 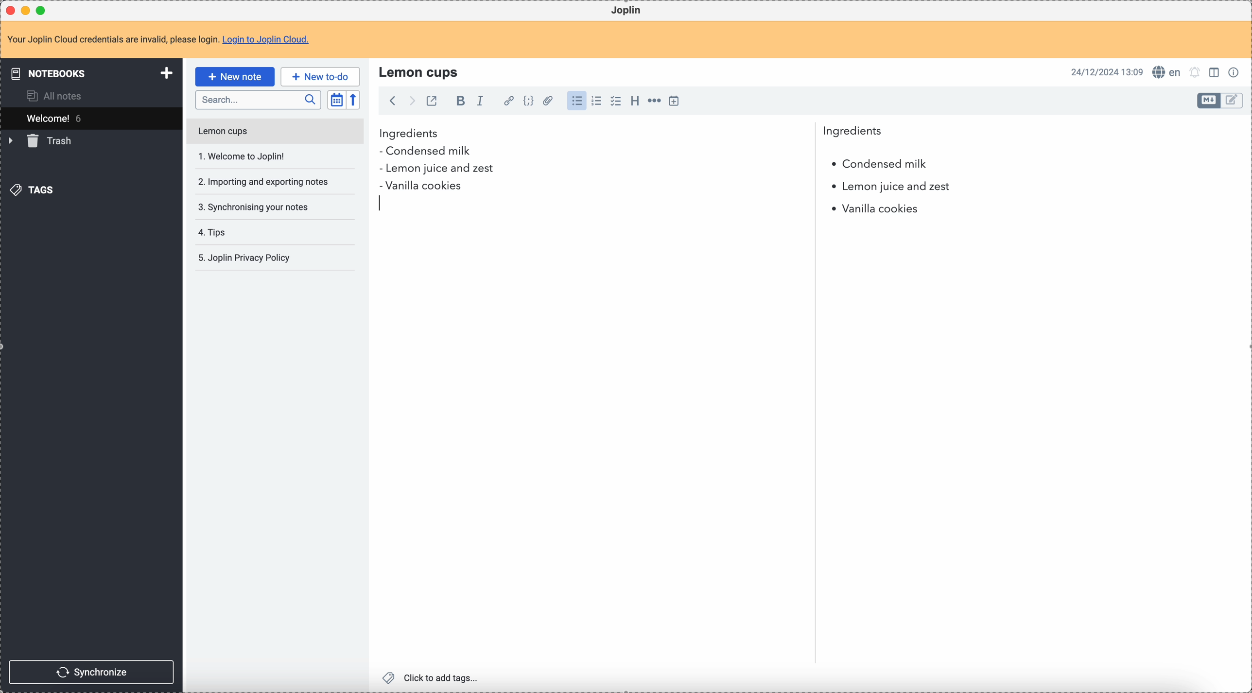 What do you see at coordinates (1233, 101) in the screenshot?
I see `toggle edit layout` at bounding box center [1233, 101].